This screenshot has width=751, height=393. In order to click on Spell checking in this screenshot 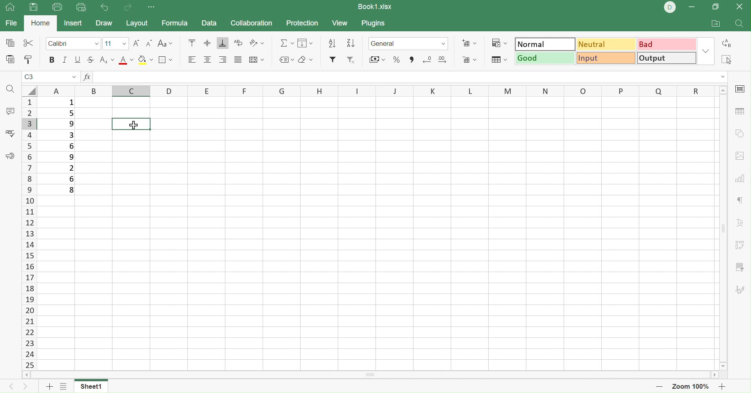, I will do `click(10, 133)`.